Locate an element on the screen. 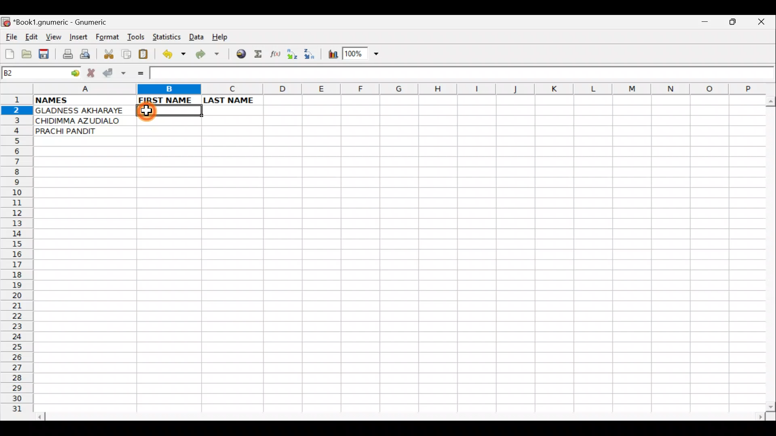 The height and width of the screenshot is (436, 776). Help is located at coordinates (220, 37).